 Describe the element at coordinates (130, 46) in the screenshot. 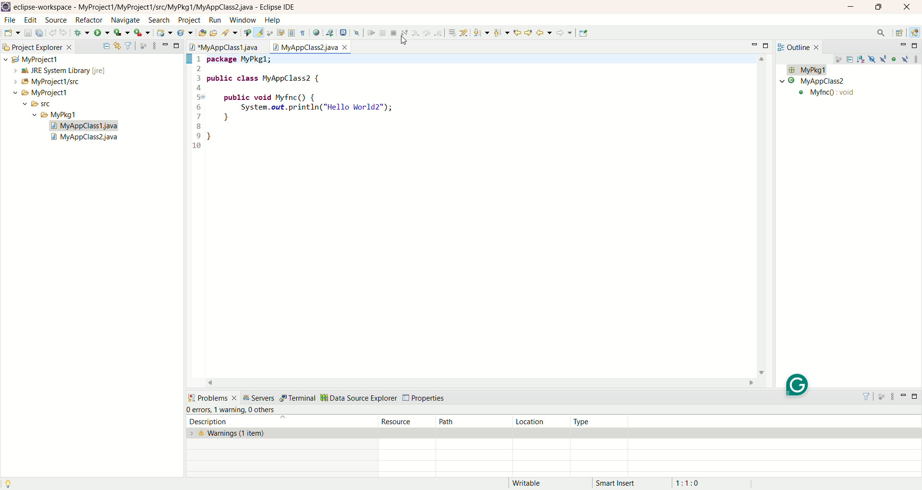

I see `filter` at that location.